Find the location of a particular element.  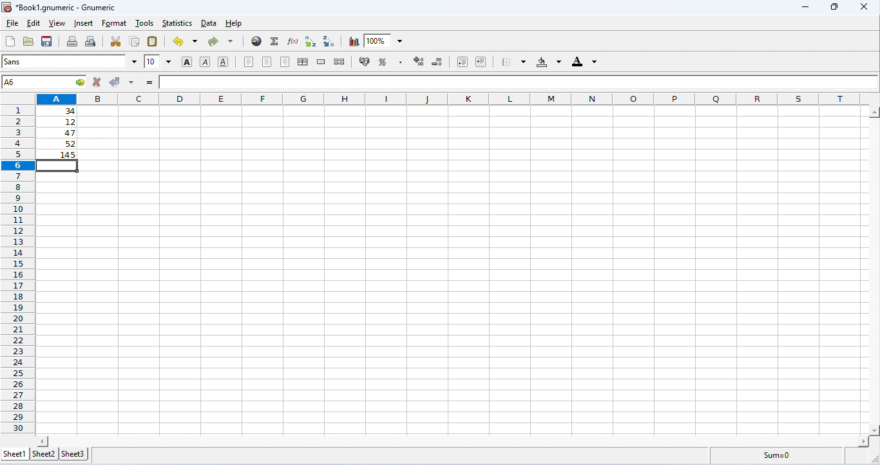

undo is located at coordinates (185, 41).